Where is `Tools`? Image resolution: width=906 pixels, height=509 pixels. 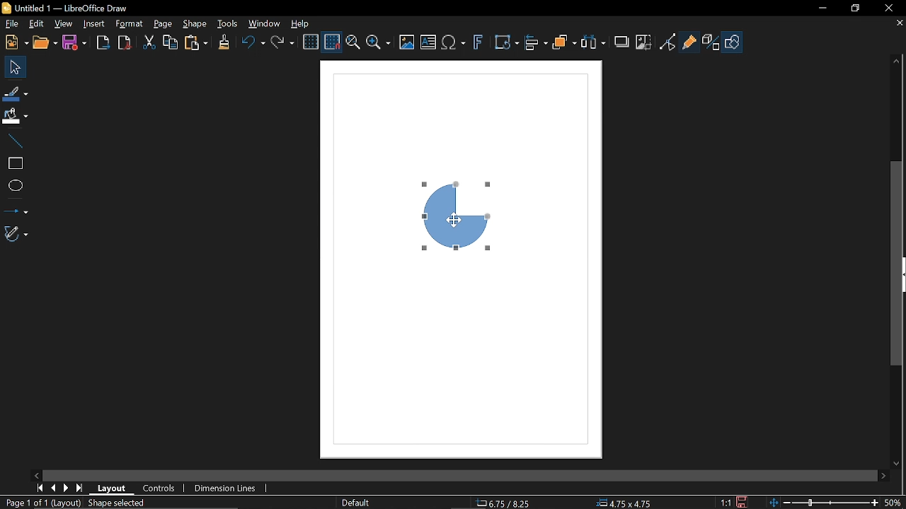 Tools is located at coordinates (227, 23).